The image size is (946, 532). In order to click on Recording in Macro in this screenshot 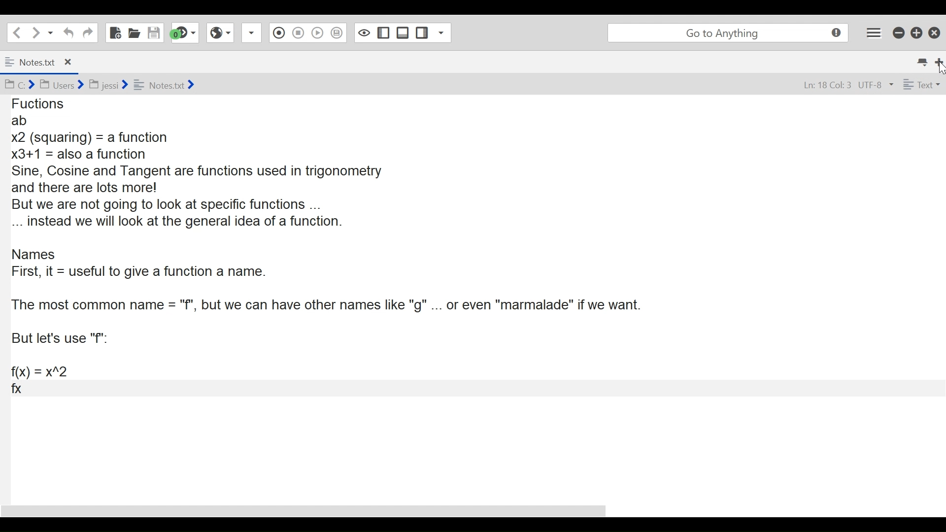, I will do `click(279, 33)`.